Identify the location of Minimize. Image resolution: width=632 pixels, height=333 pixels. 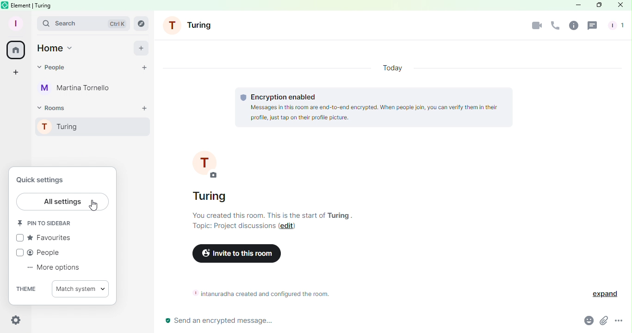
(577, 5).